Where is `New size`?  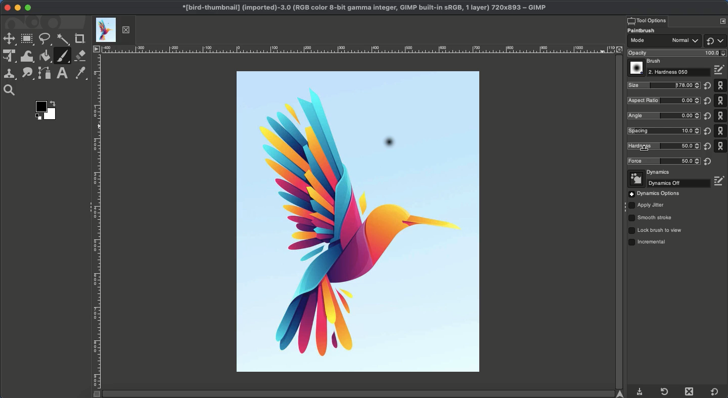 New size is located at coordinates (664, 86).